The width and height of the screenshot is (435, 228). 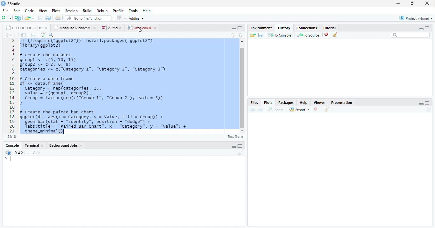 I want to click on open an existing file, so click(x=29, y=18).